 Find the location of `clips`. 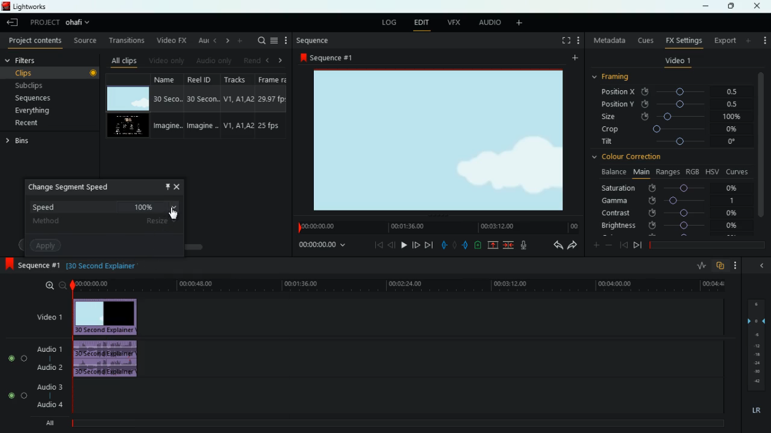

clips is located at coordinates (51, 73).